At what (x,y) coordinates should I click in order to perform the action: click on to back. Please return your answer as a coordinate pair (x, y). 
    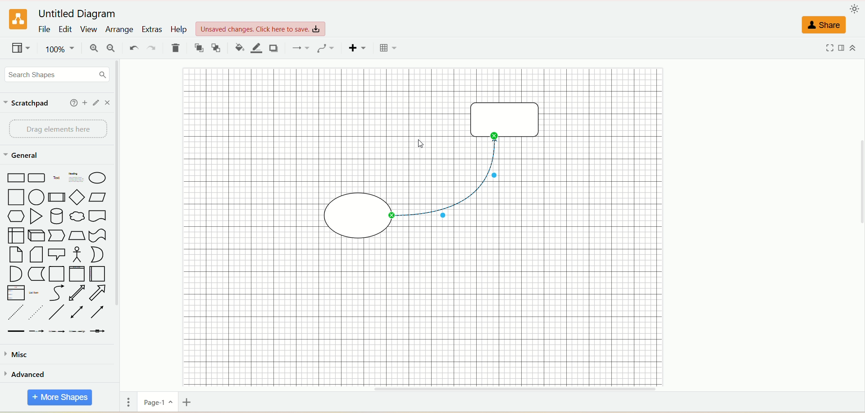
    Looking at the image, I should click on (217, 48).